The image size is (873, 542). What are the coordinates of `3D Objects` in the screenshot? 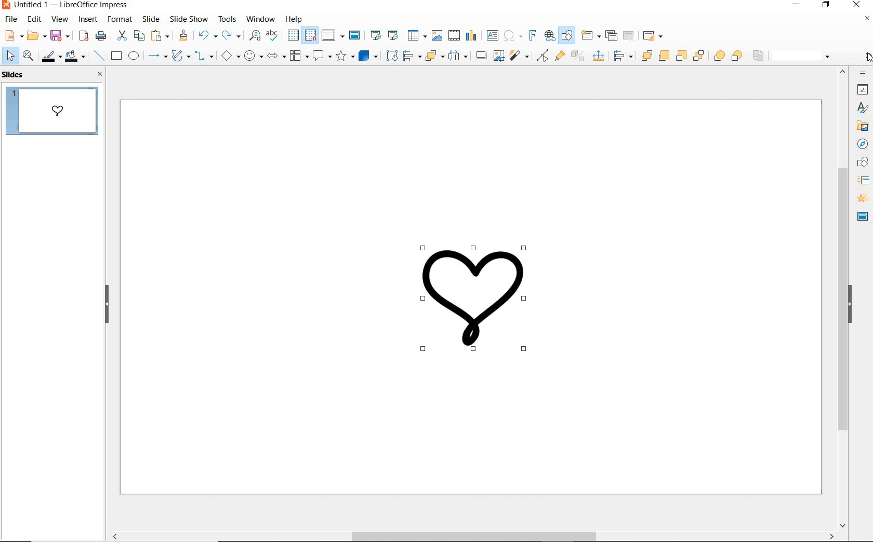 It's located at (368, 56).